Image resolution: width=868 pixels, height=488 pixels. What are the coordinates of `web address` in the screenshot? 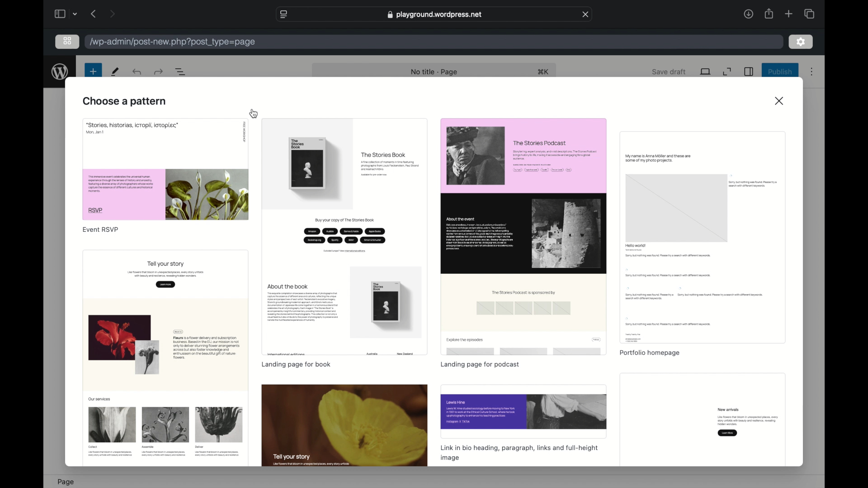 It's located at (436, 14).